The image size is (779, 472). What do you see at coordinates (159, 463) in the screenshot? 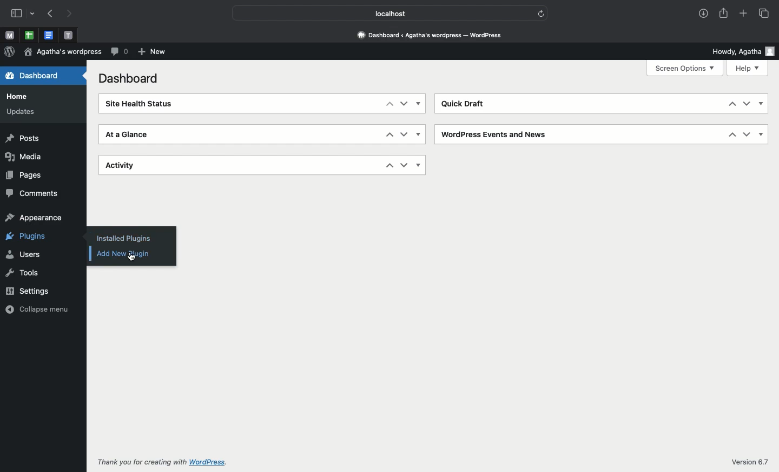
I see `Thank you for creating with wordpress` at bounding box center [159, 463].